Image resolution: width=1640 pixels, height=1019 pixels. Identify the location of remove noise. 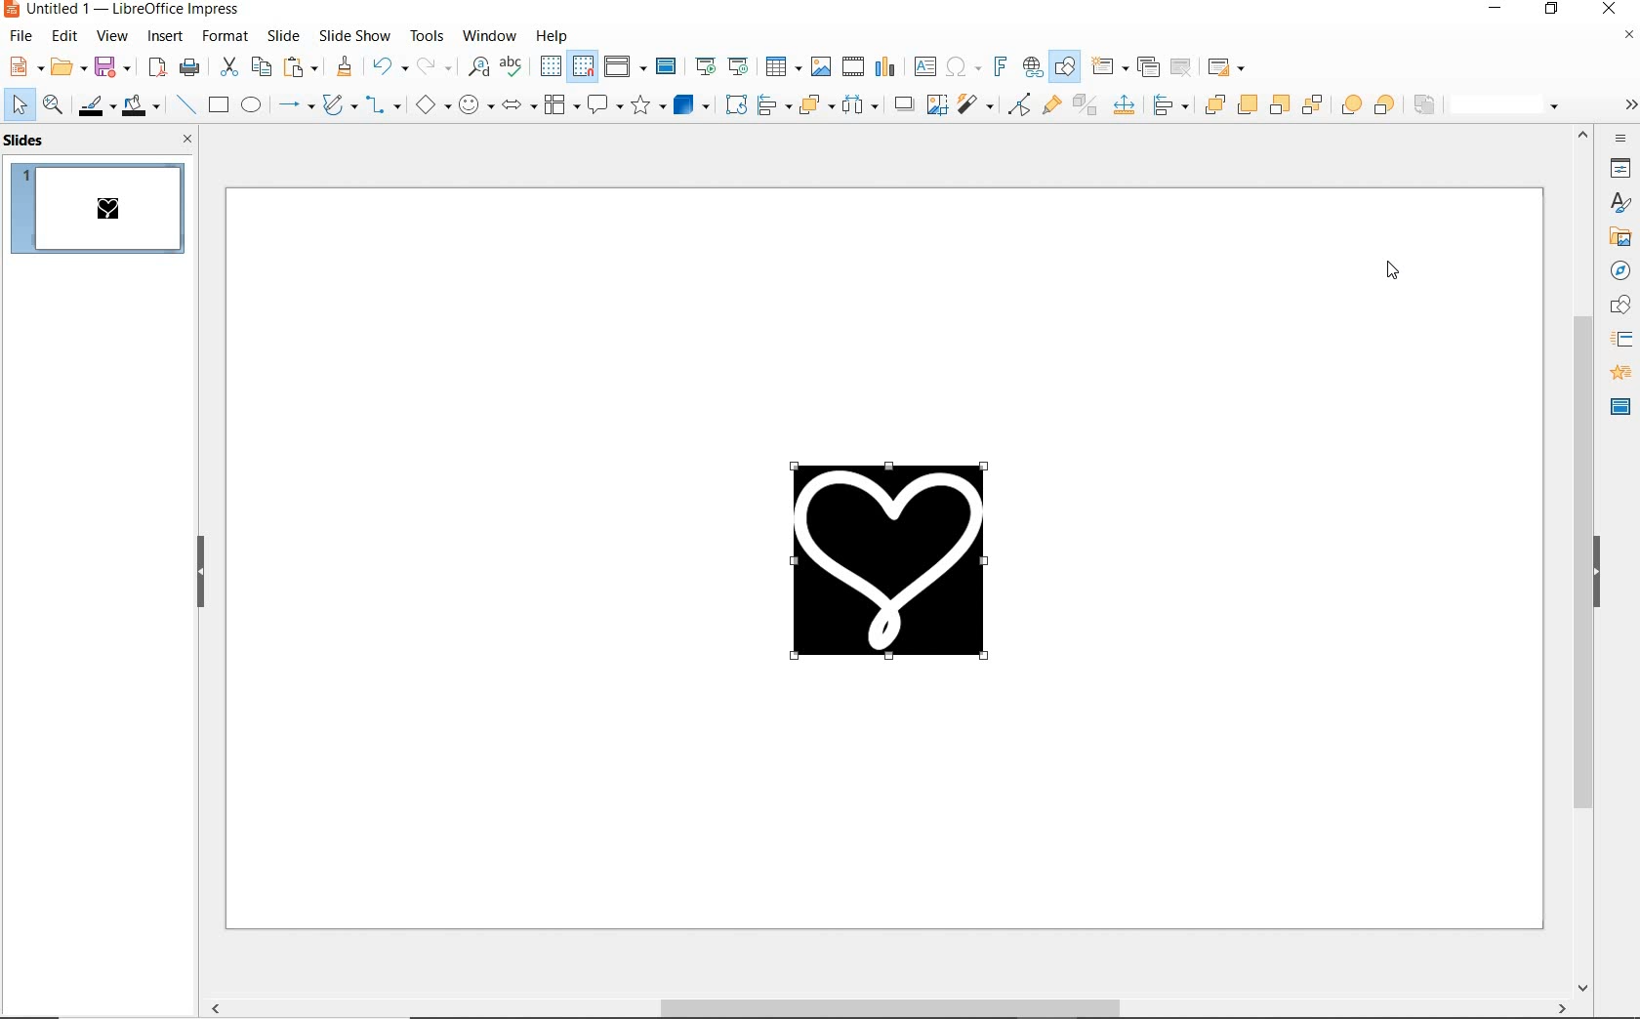
(1627, 104).